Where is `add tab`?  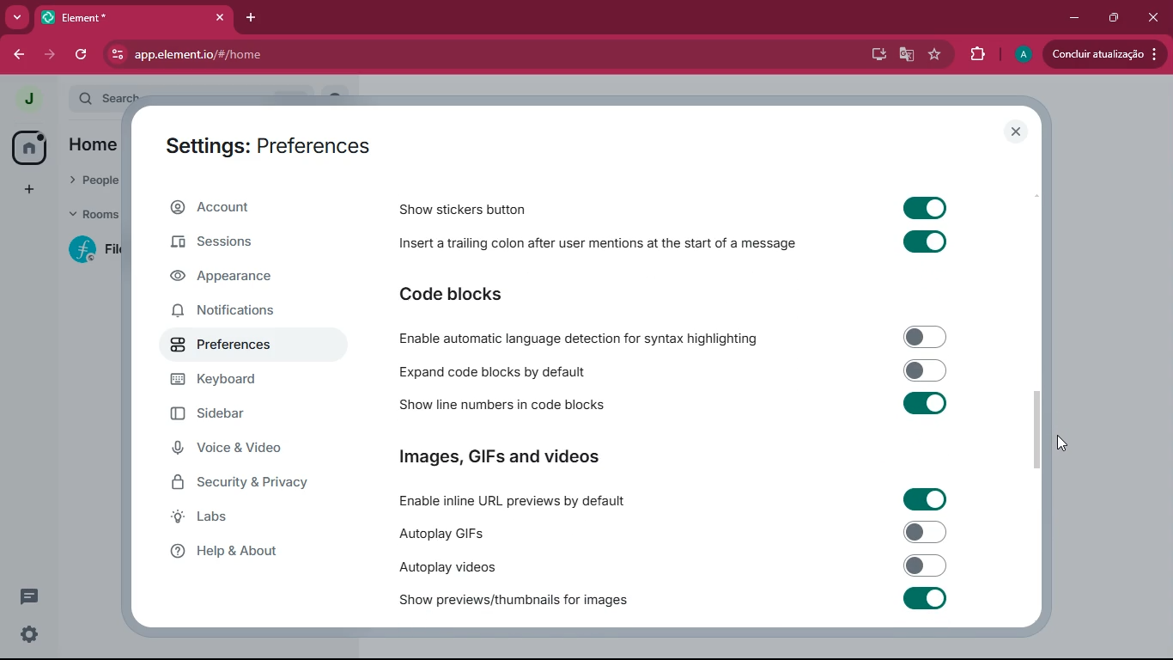 add tab is located at coordinates (257, 16).